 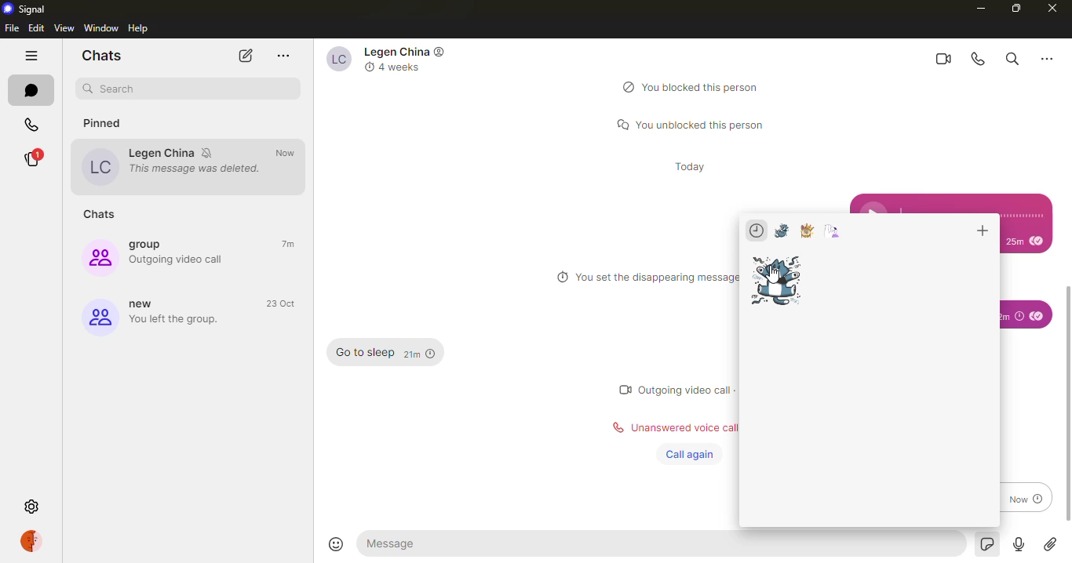 I want to click on message logo, so click(x=618, y=124).